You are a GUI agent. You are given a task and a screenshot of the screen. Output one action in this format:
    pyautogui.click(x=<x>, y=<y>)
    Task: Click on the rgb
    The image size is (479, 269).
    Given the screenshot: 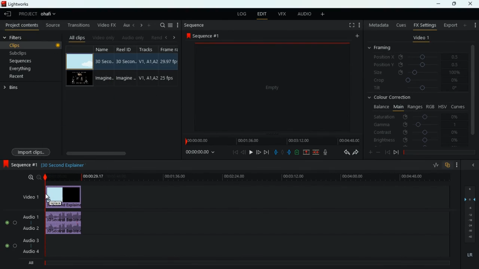 What is the action you would take?
    pyautogui.click(x=431, y=106)
    